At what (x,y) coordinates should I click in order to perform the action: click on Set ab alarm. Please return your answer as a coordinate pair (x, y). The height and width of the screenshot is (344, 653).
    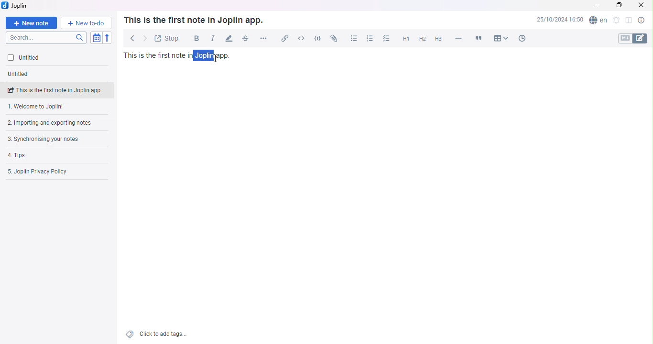
    Looking at the image, I should click on (616, 21).